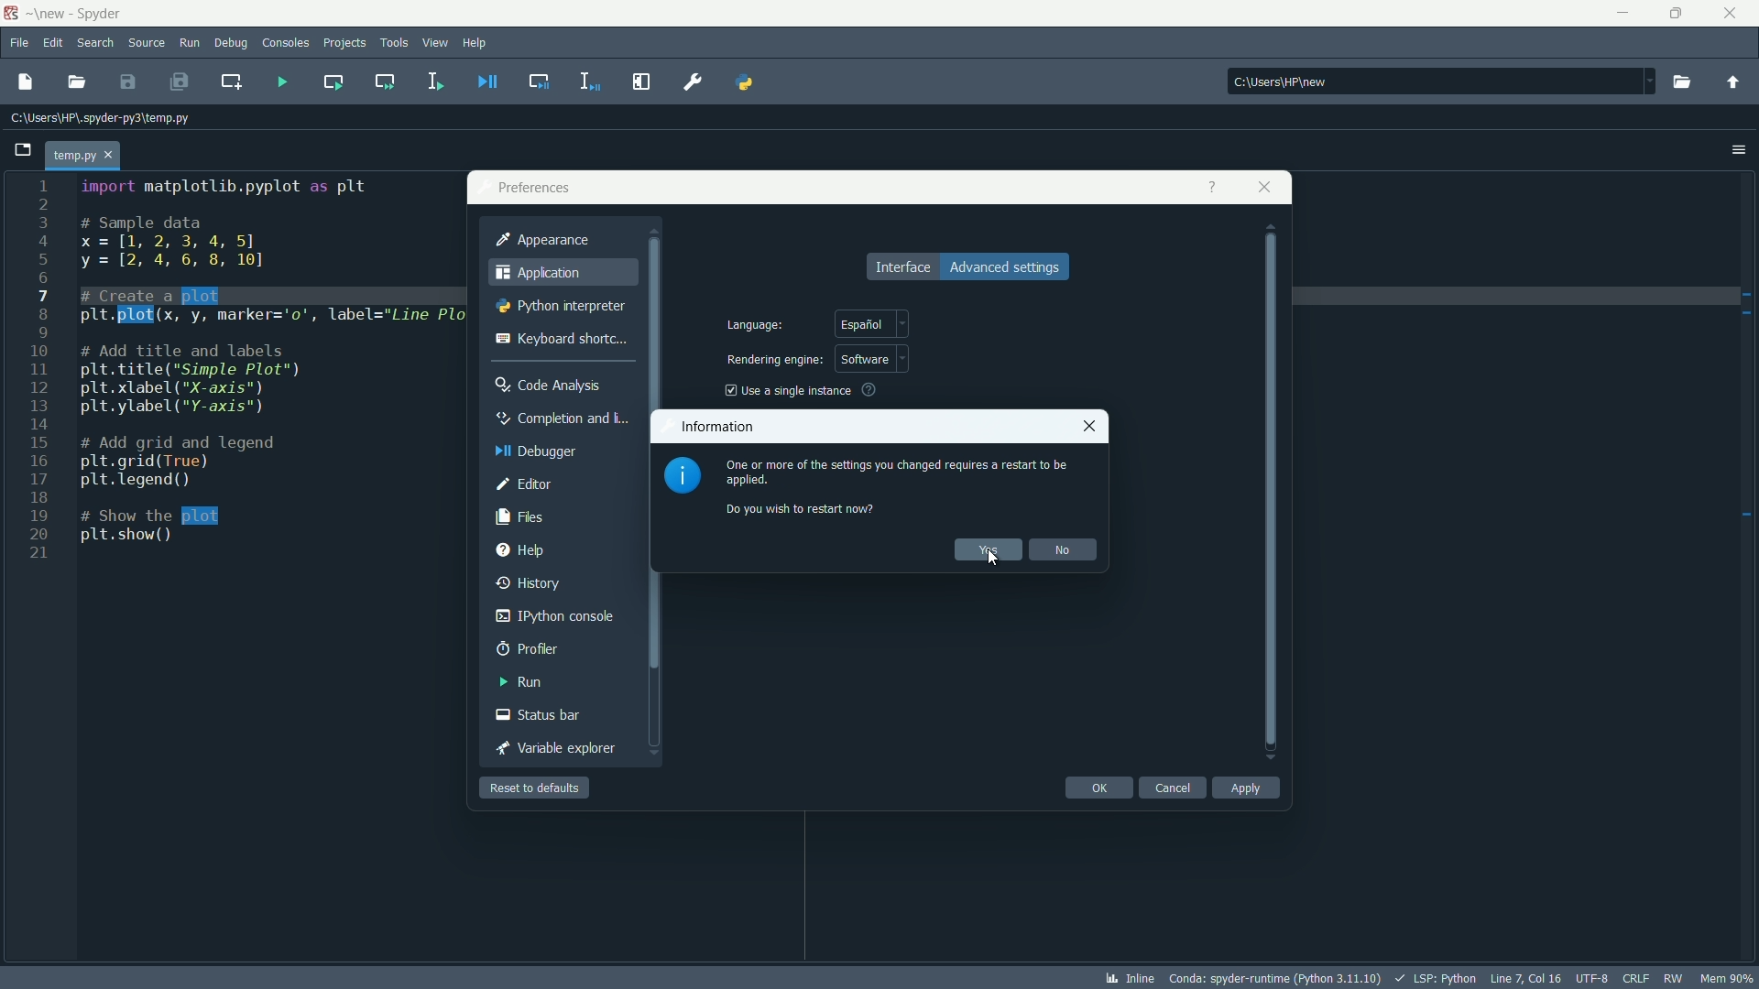  What do you see at coordinates (896, 484) in the screenshot?
I see `One or more of the settings you changed requires a restart to be
applied.
Do you wish to restart now?` at bounding box center [896, 484].